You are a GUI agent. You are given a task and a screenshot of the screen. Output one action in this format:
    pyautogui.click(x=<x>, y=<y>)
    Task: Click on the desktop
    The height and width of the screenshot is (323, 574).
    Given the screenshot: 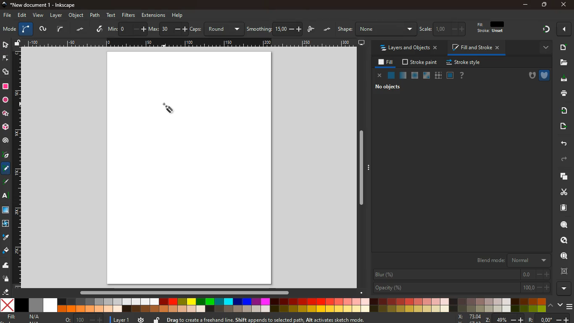 What is the action you would take?
    pyautogui.click(x=362, y=43)
    